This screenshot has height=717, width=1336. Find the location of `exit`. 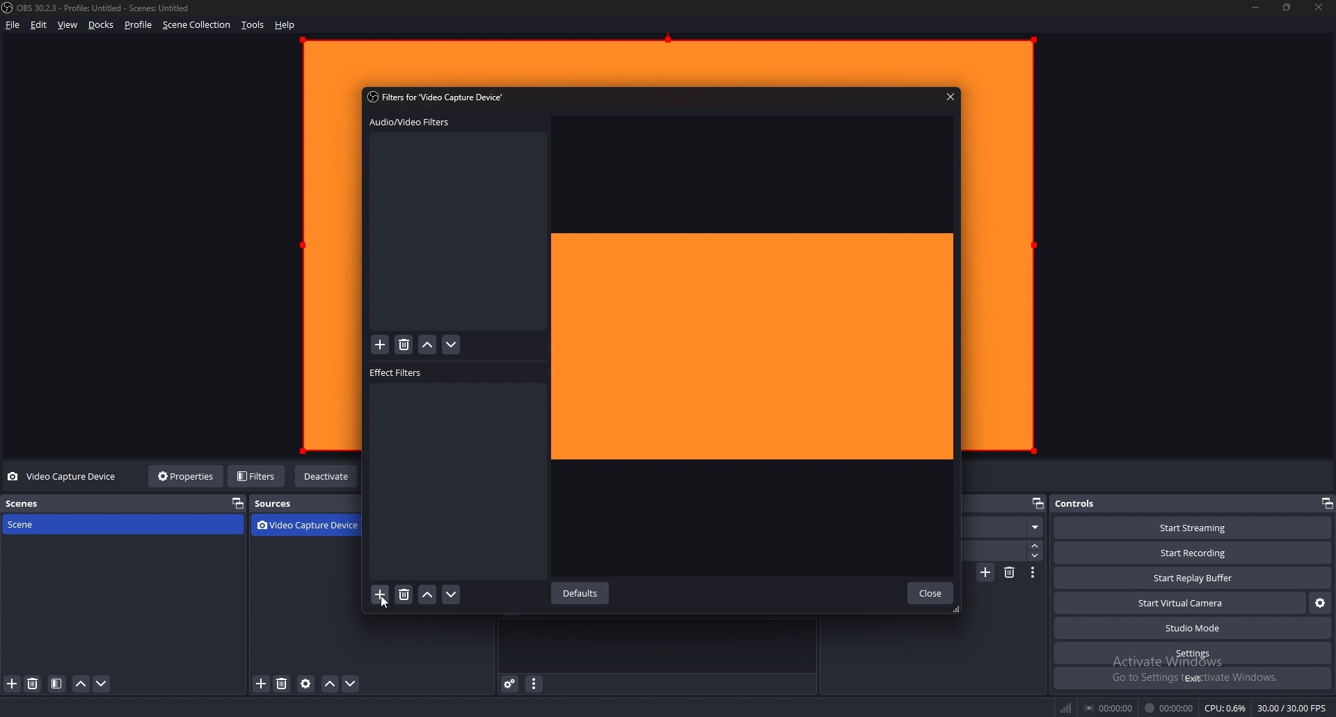

exit is located at coordinates (1192, 678).